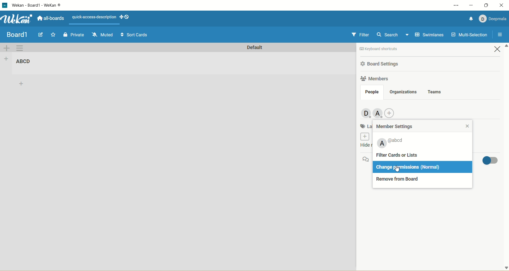  Describe the element at coordinates (469, 125) in the screenshot. I see `close` at that location.